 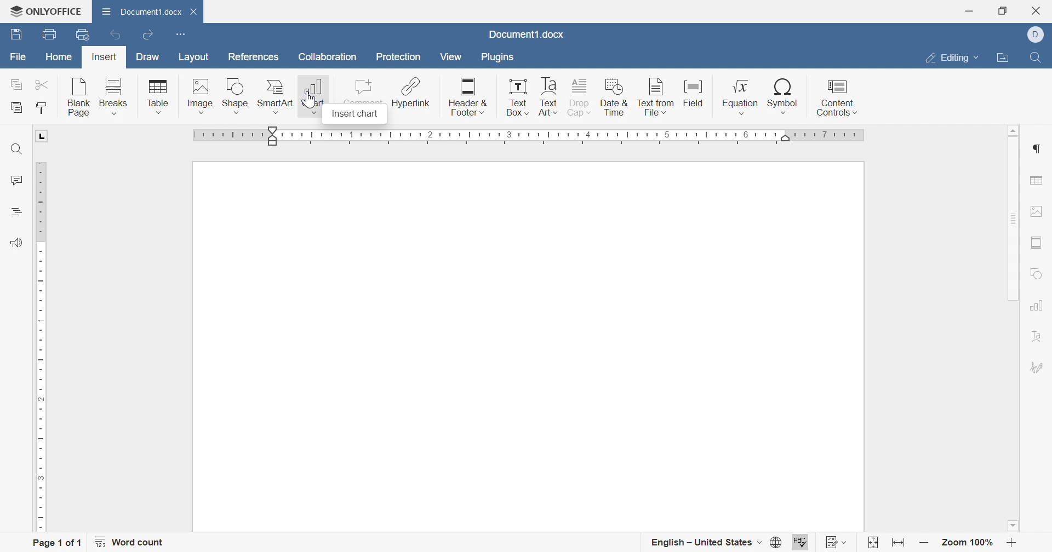 I want to click on Save, so click(x=16, y=36).